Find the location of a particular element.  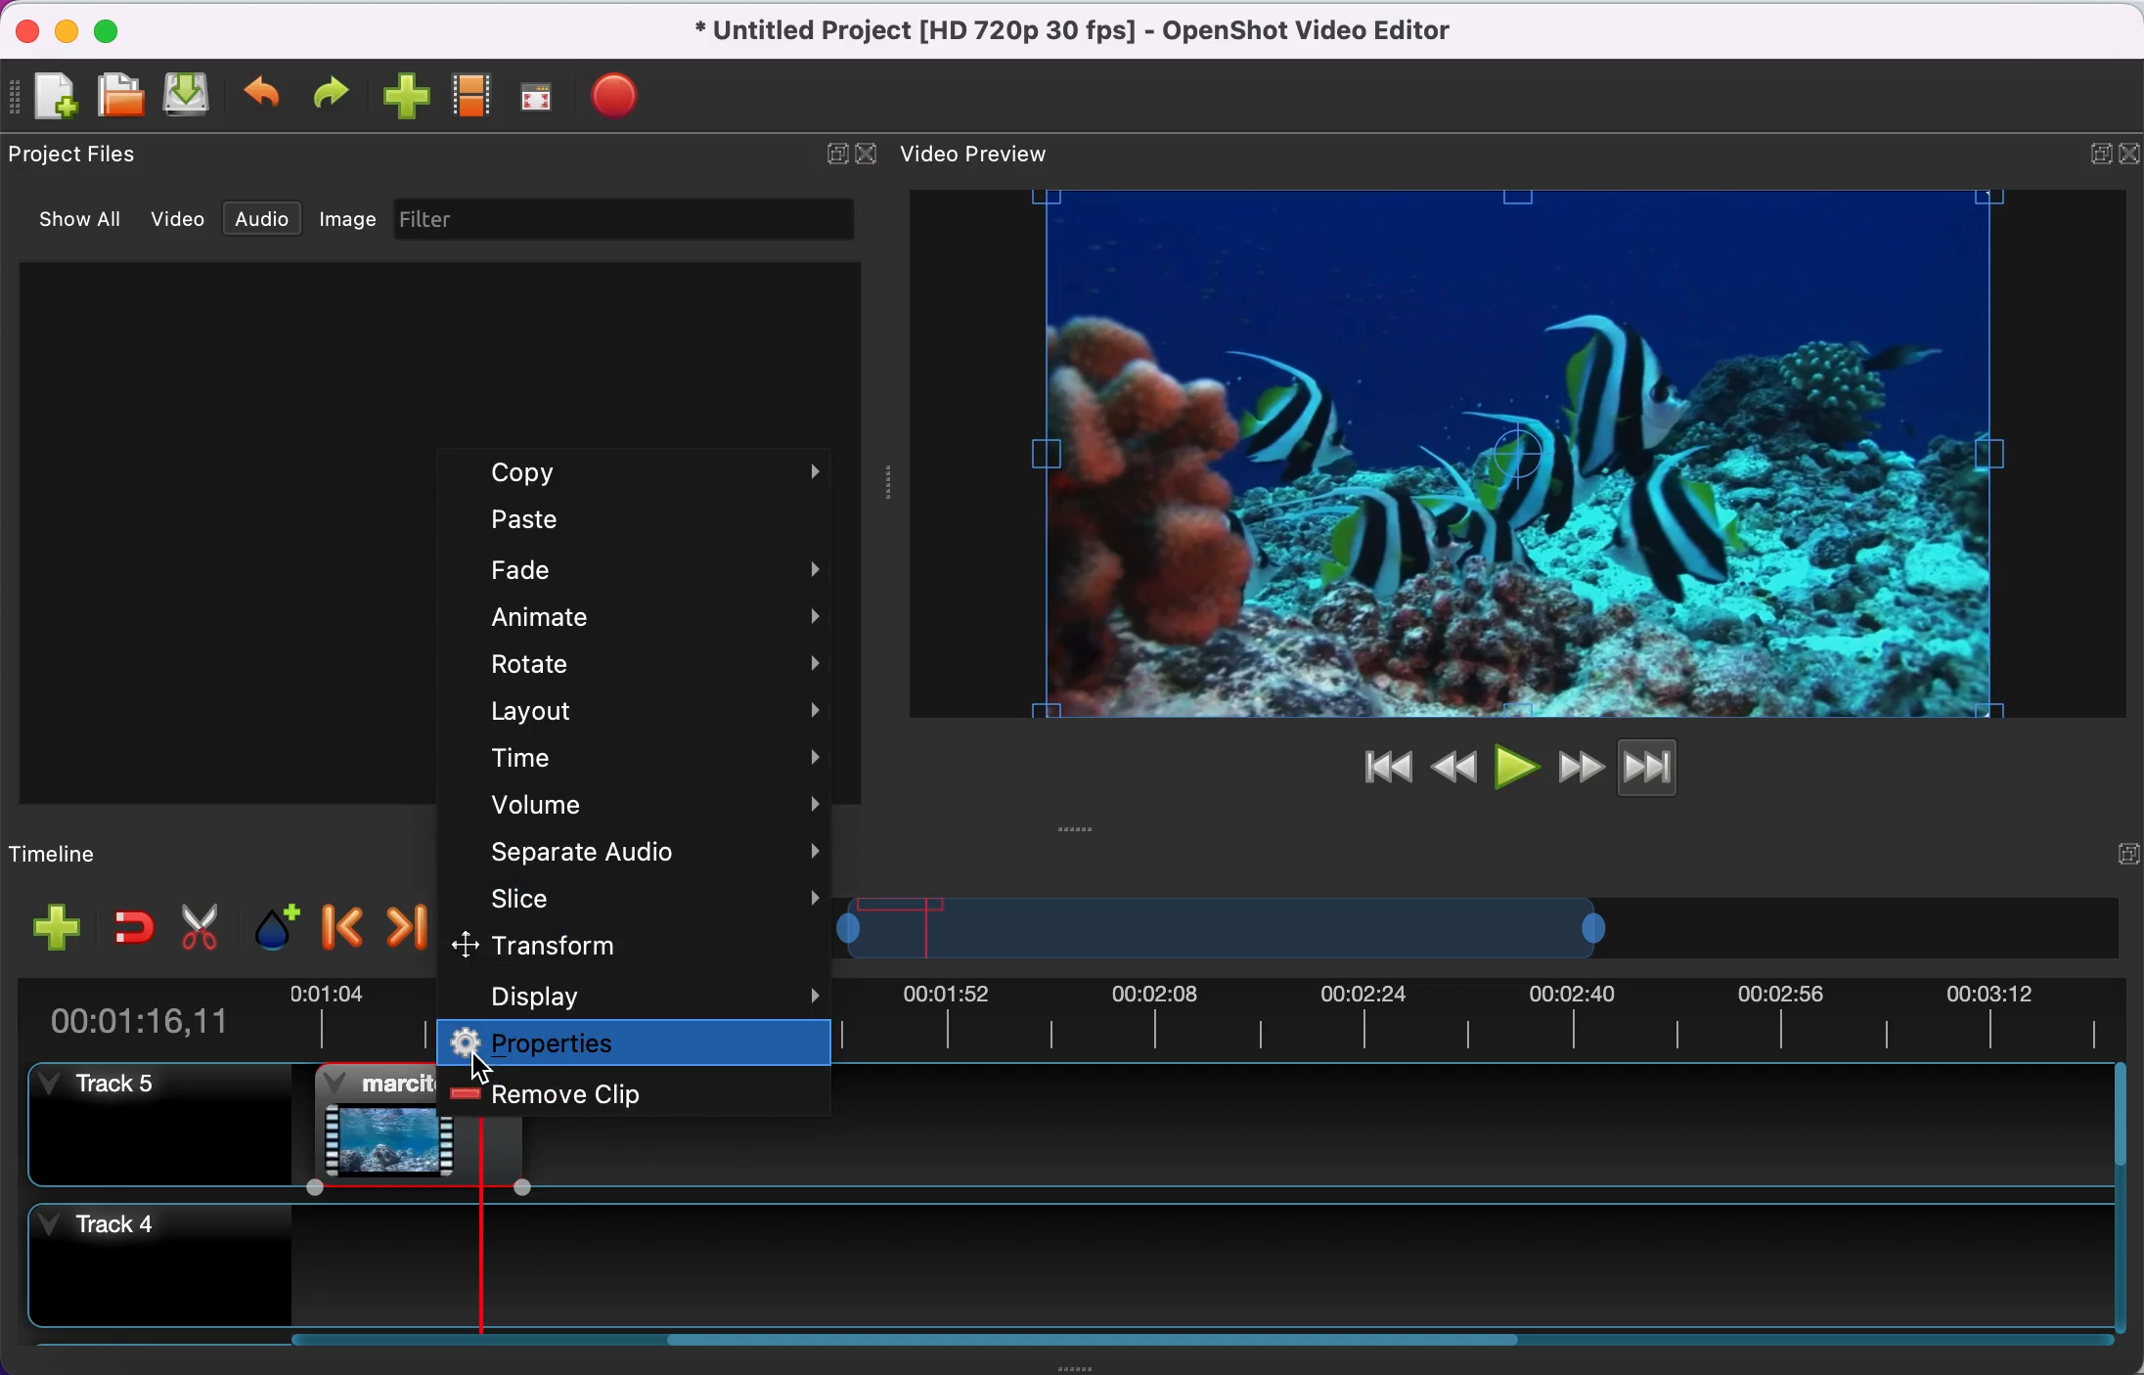

separate audio is located at coordinates (644, 852).